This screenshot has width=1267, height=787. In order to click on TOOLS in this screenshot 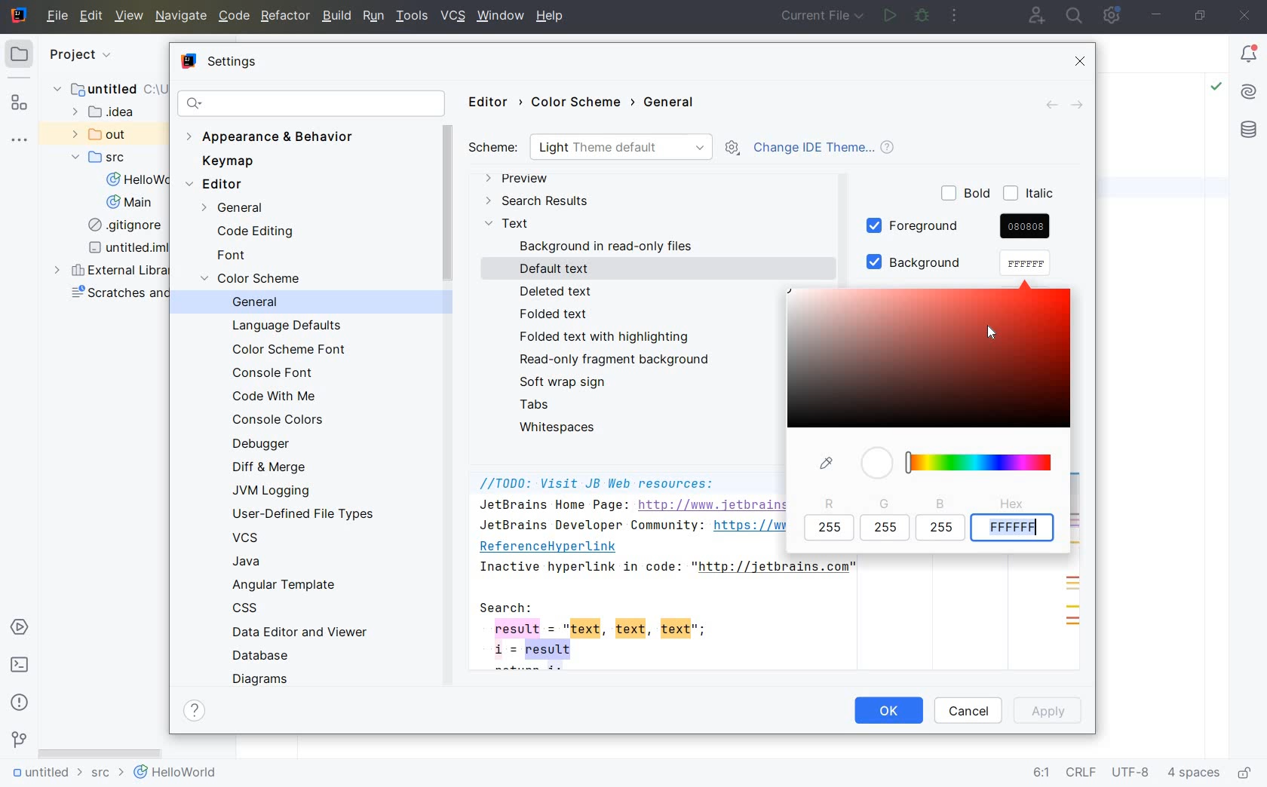, I will do `click(413, 17)`.